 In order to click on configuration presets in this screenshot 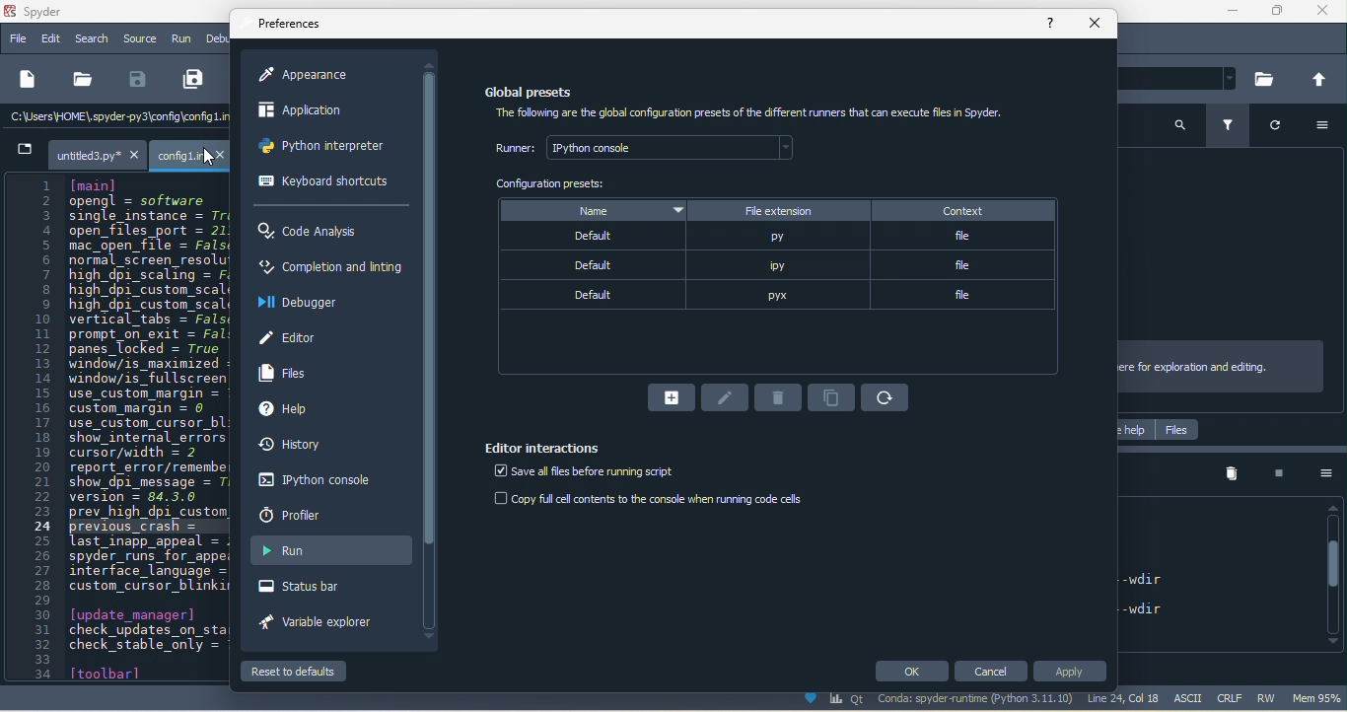, I will do `click(556, 186)`.